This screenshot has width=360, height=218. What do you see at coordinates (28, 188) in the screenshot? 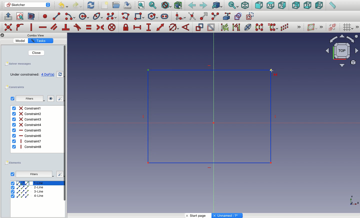
I see `2-line` at bounding box center [28, 188].